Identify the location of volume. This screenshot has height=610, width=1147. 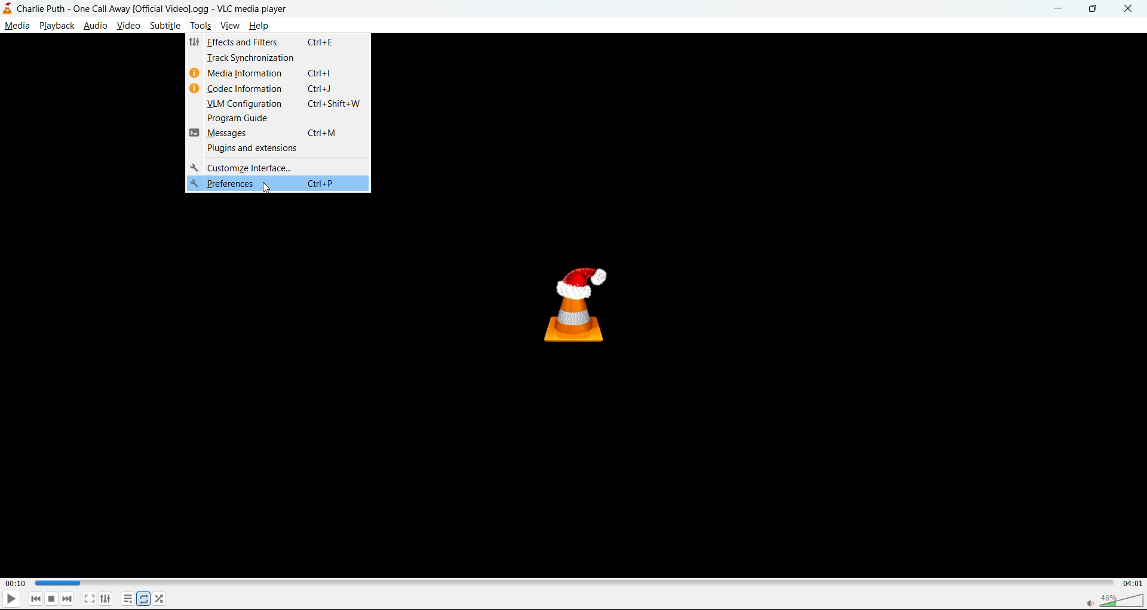
(1111, 599).